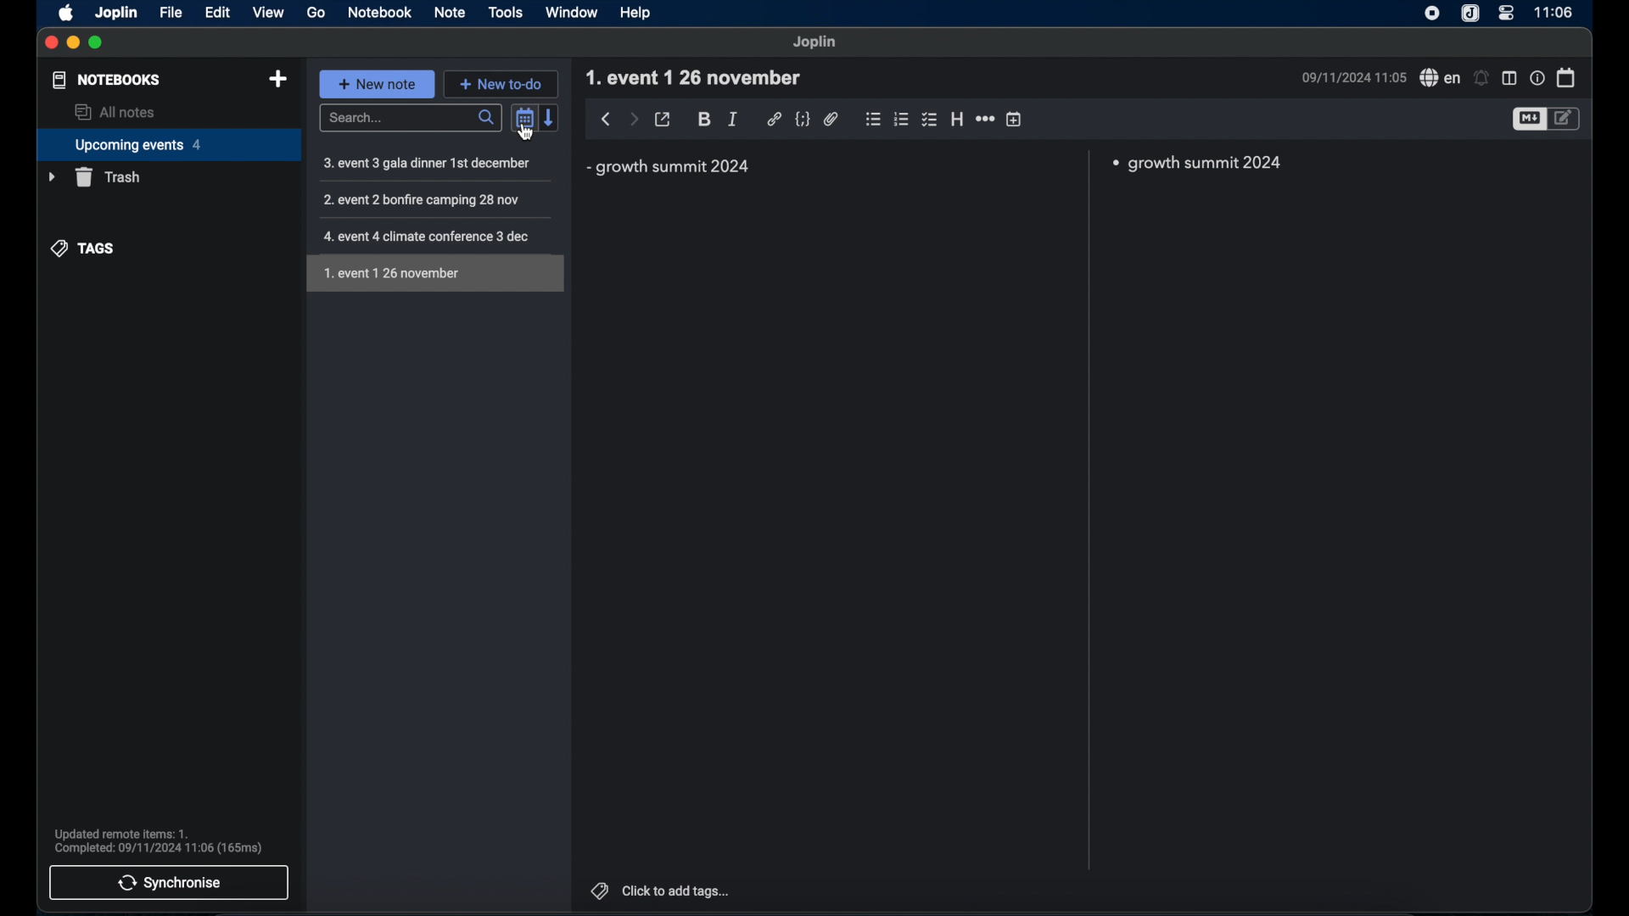 This screenshot has height=916, width=1629. Describe the element at coordinates (1089, 511) in the screenshot. I see `Scroll bar` at that location.